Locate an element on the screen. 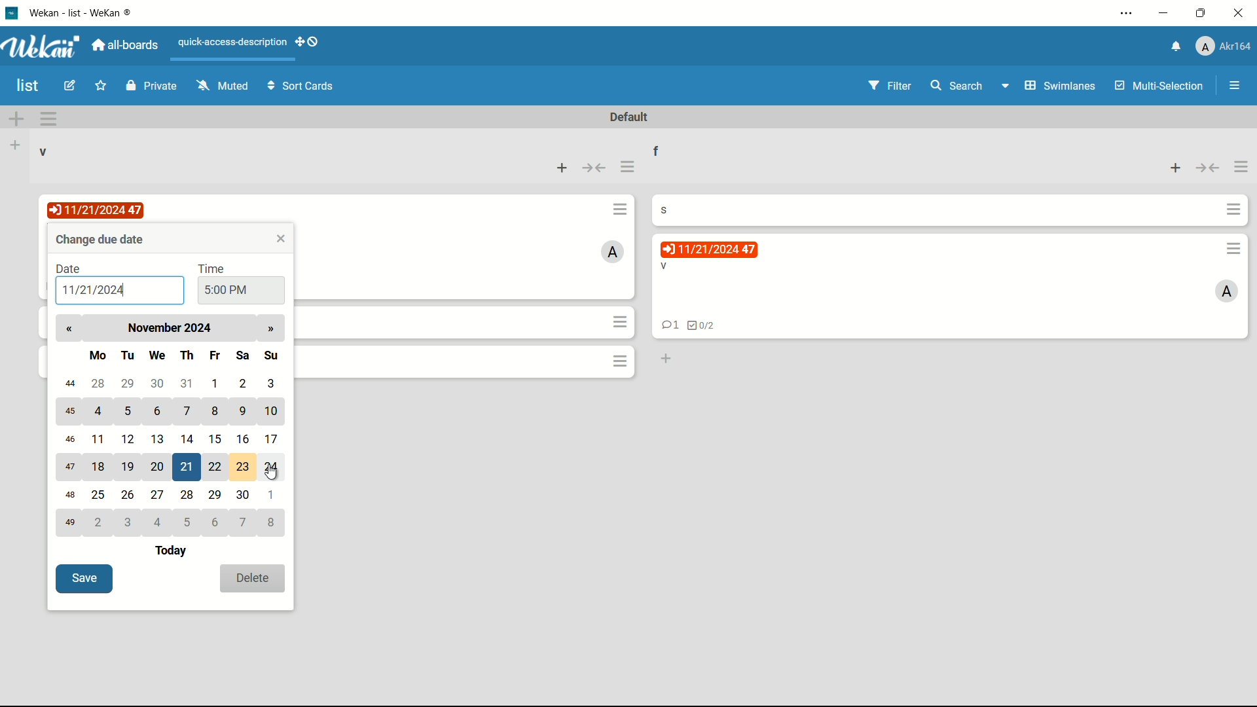 The width and height of the screenshot is (1257, 707). 24 is located at coordinates (274, 467).